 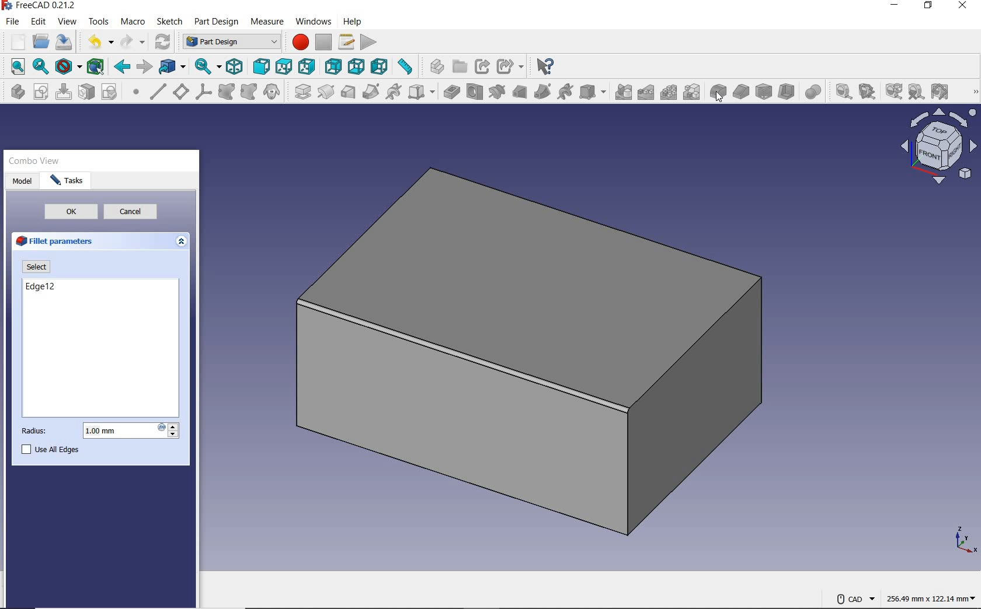 I want to click on more tools, so click(x=975, y=92).